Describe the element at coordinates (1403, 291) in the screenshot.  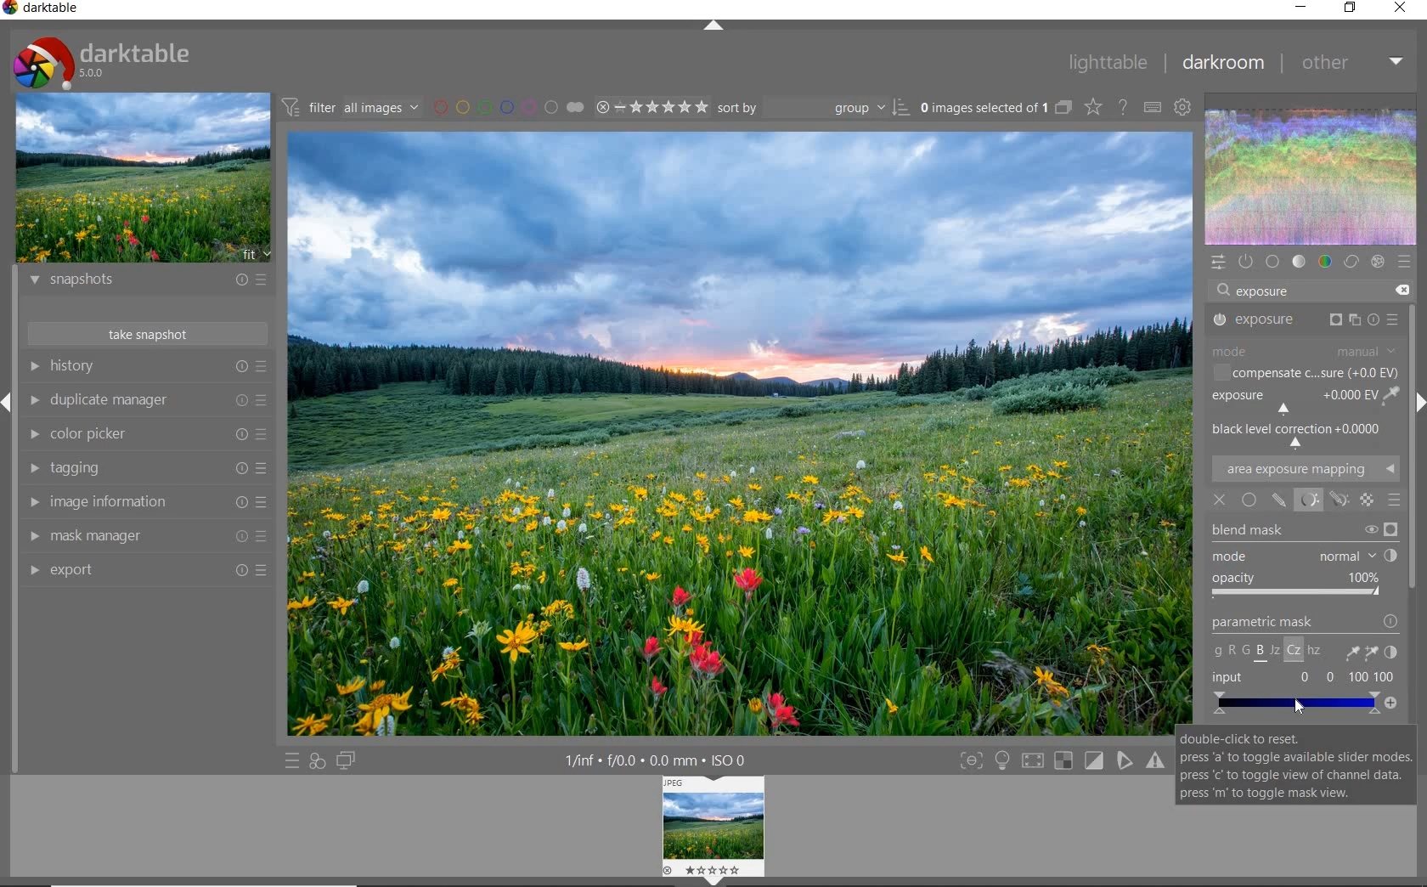
I see `DELETE` at that location.